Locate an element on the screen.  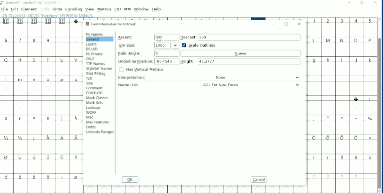
PS Names is located at coordinates (95, 34).